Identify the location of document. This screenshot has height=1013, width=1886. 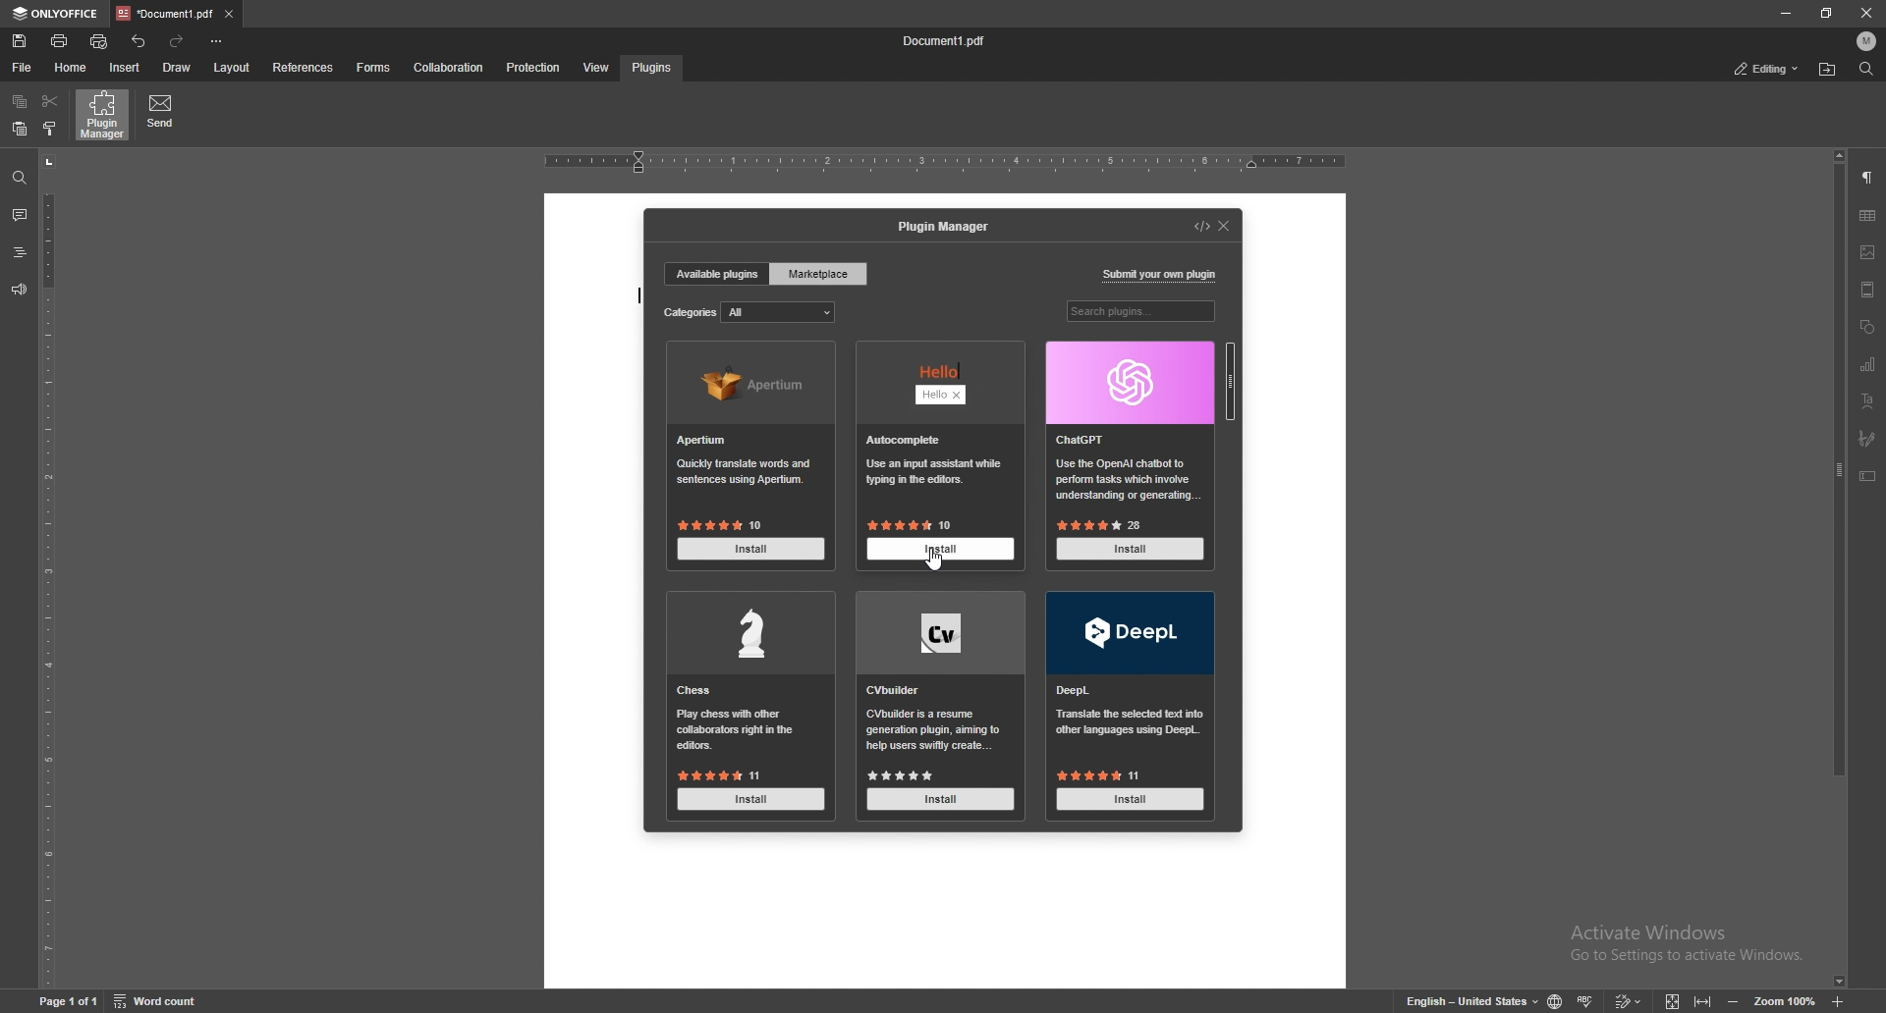
(1297, 513).